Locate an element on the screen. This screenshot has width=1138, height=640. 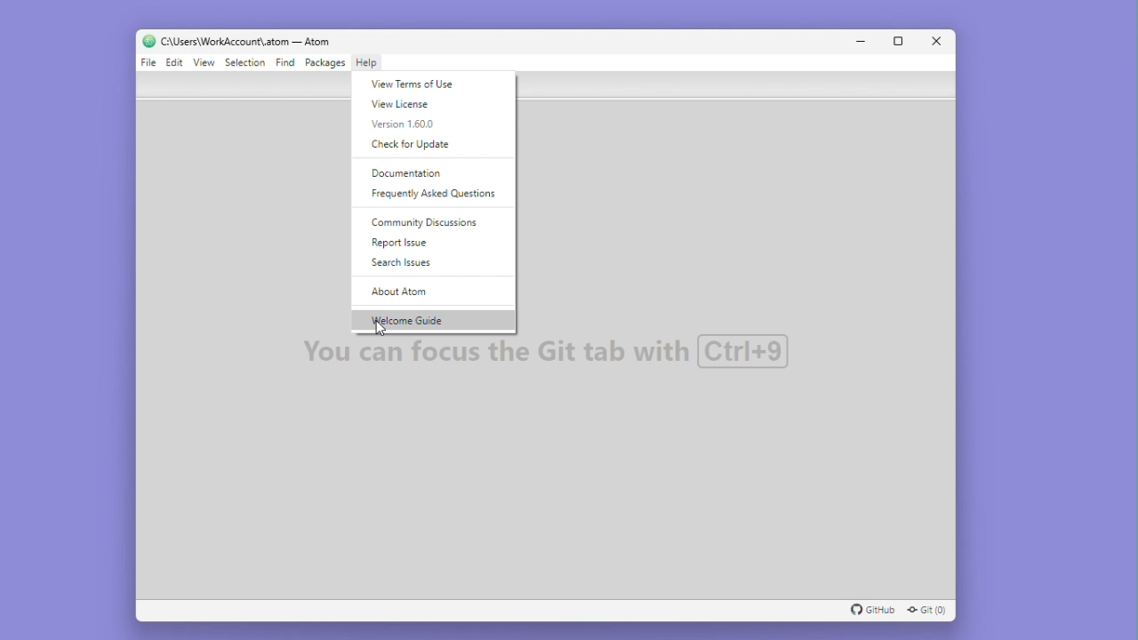
File is located at coordinates (149, 65).